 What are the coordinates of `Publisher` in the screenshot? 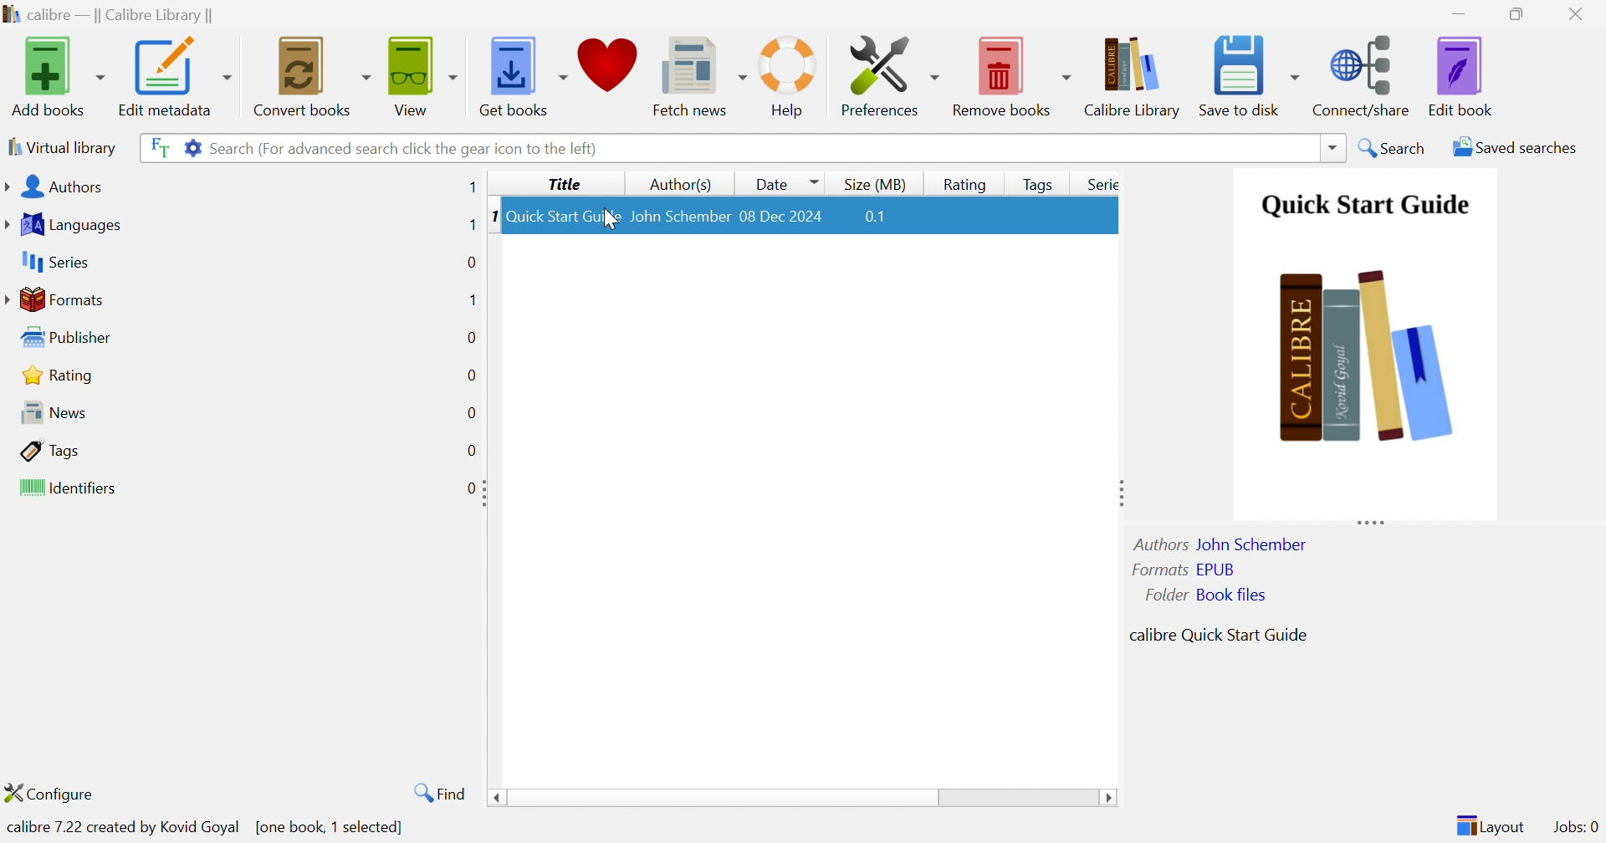 It's located at (64, 335).